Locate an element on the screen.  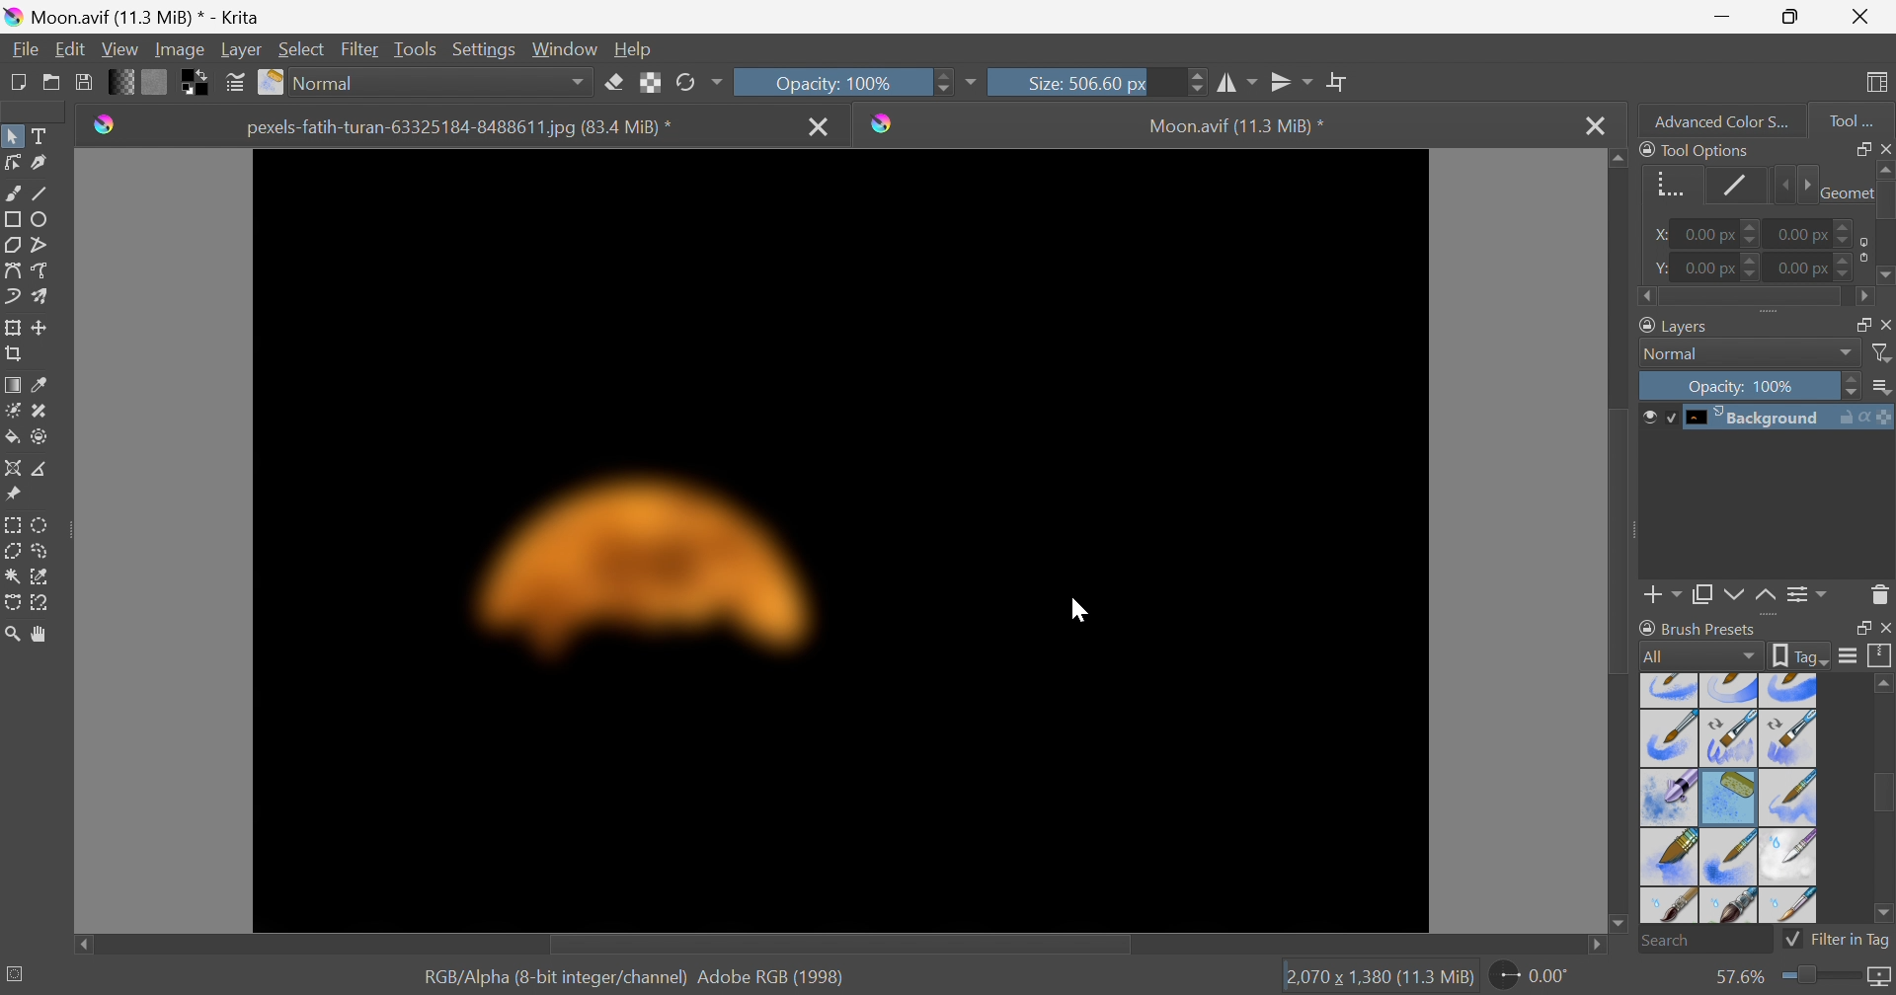
Transform a layer or a selection is located at coordinates (12, 326).